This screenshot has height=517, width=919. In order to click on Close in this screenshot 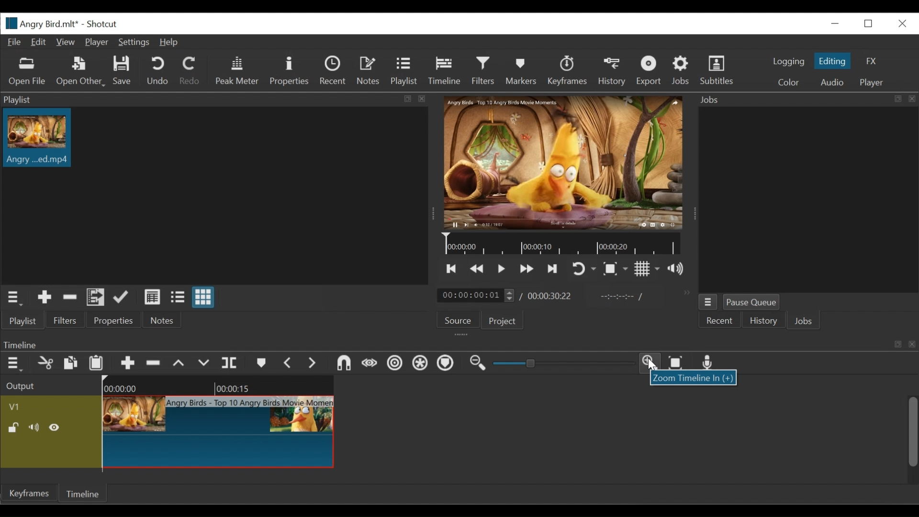, I will do `click(901, 23)`.